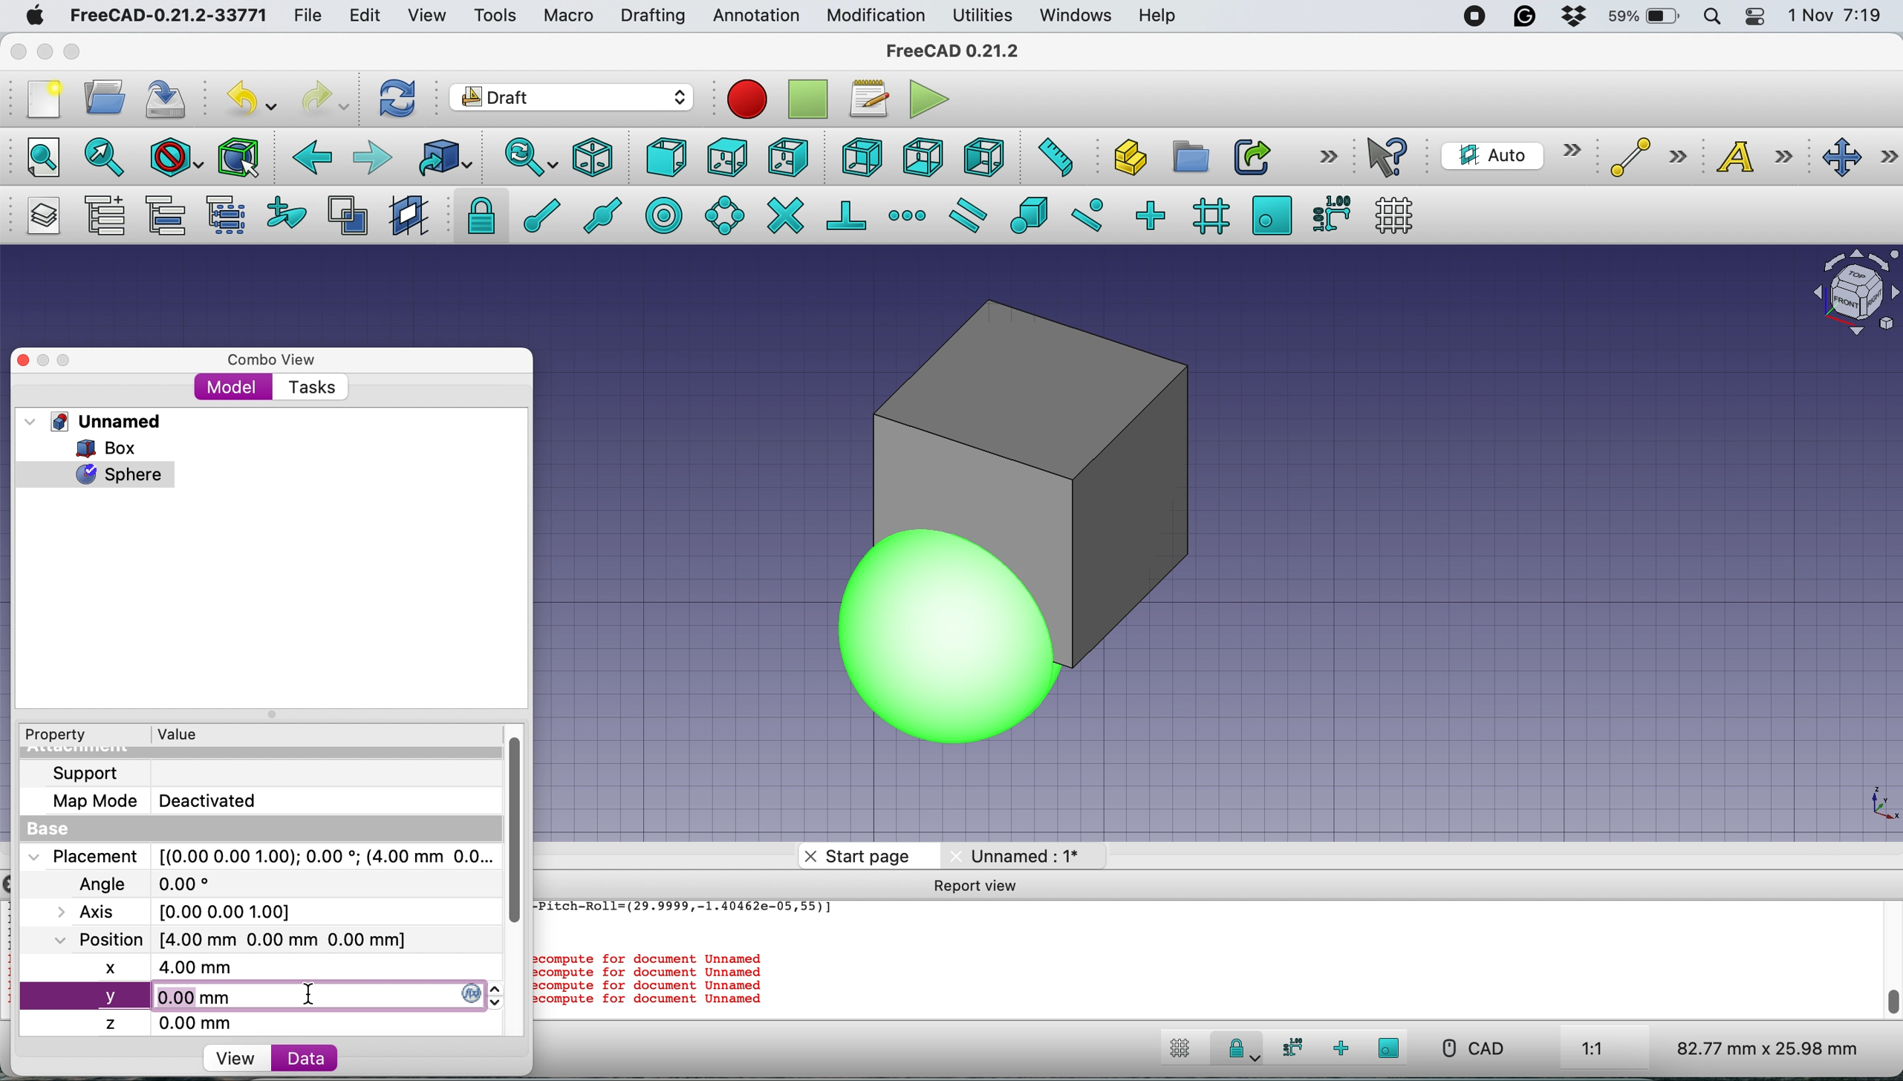 The image size is (1903, 1081). What do you see at coordinates (1159, 17) in the screenshot?
I see `help` at bounding box center [1159, 17].